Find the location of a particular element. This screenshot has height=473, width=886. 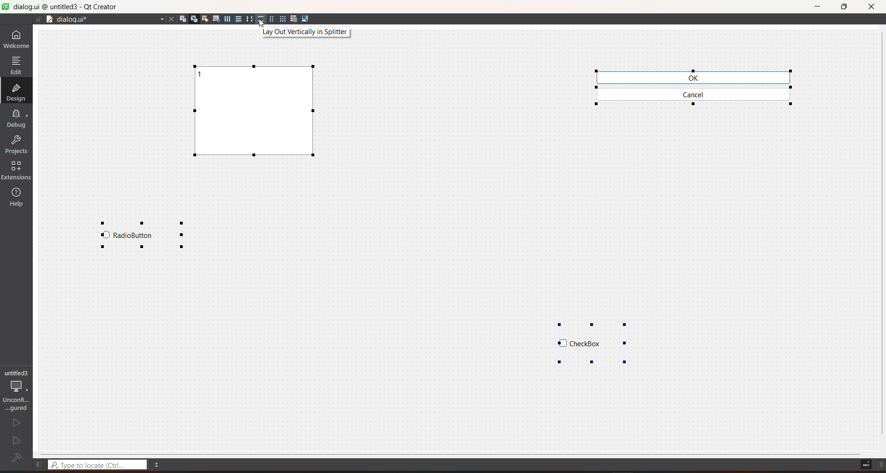

edit tab order is located at coordinates (216, 20).